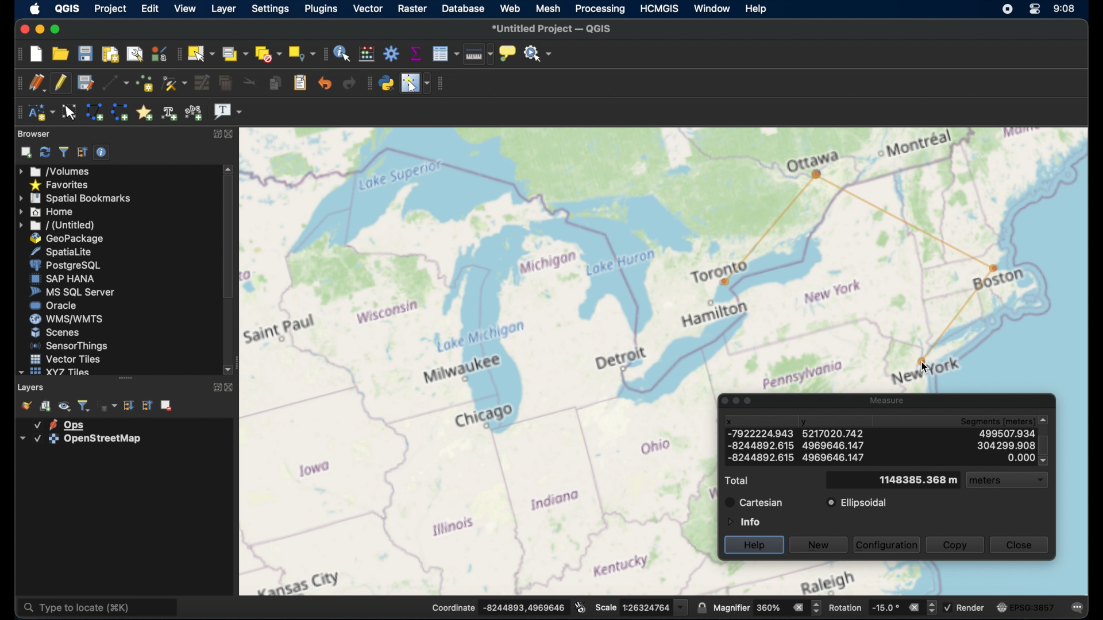  Describe the element at coordinates (580, 606) in the screenshot. I see `toggle extents and mouse position display` at that location.